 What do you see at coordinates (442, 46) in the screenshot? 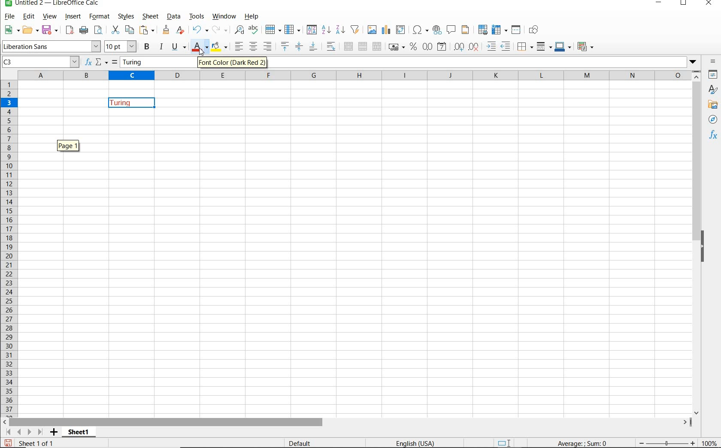
I see `FORMAT AS DATE` at bounding box center [442, 46].